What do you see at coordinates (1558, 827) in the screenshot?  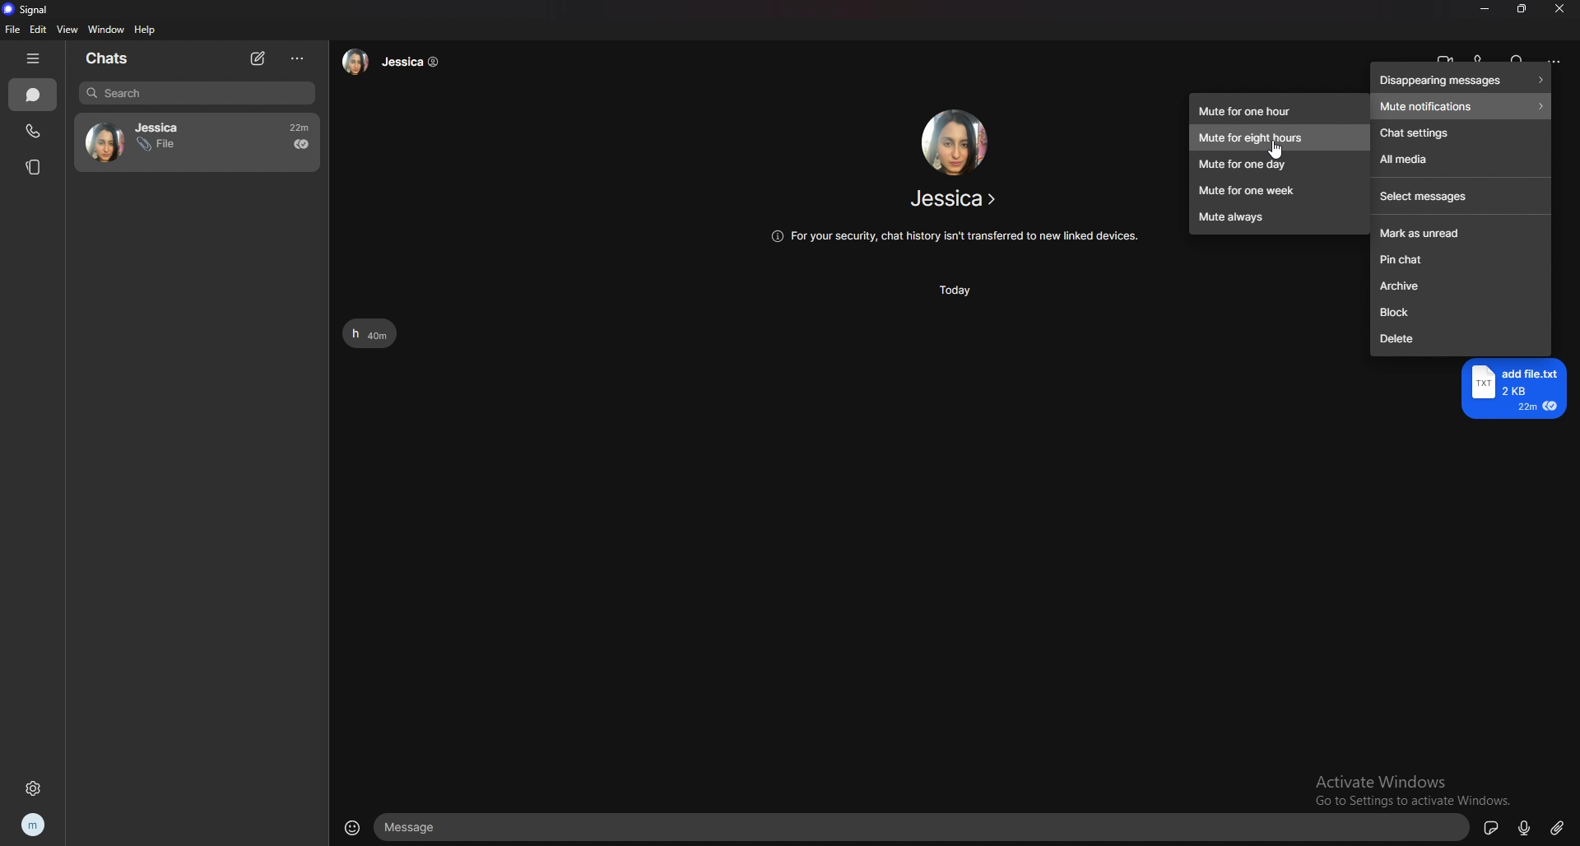 I see `attachment` at bounding box center [1558, 827].